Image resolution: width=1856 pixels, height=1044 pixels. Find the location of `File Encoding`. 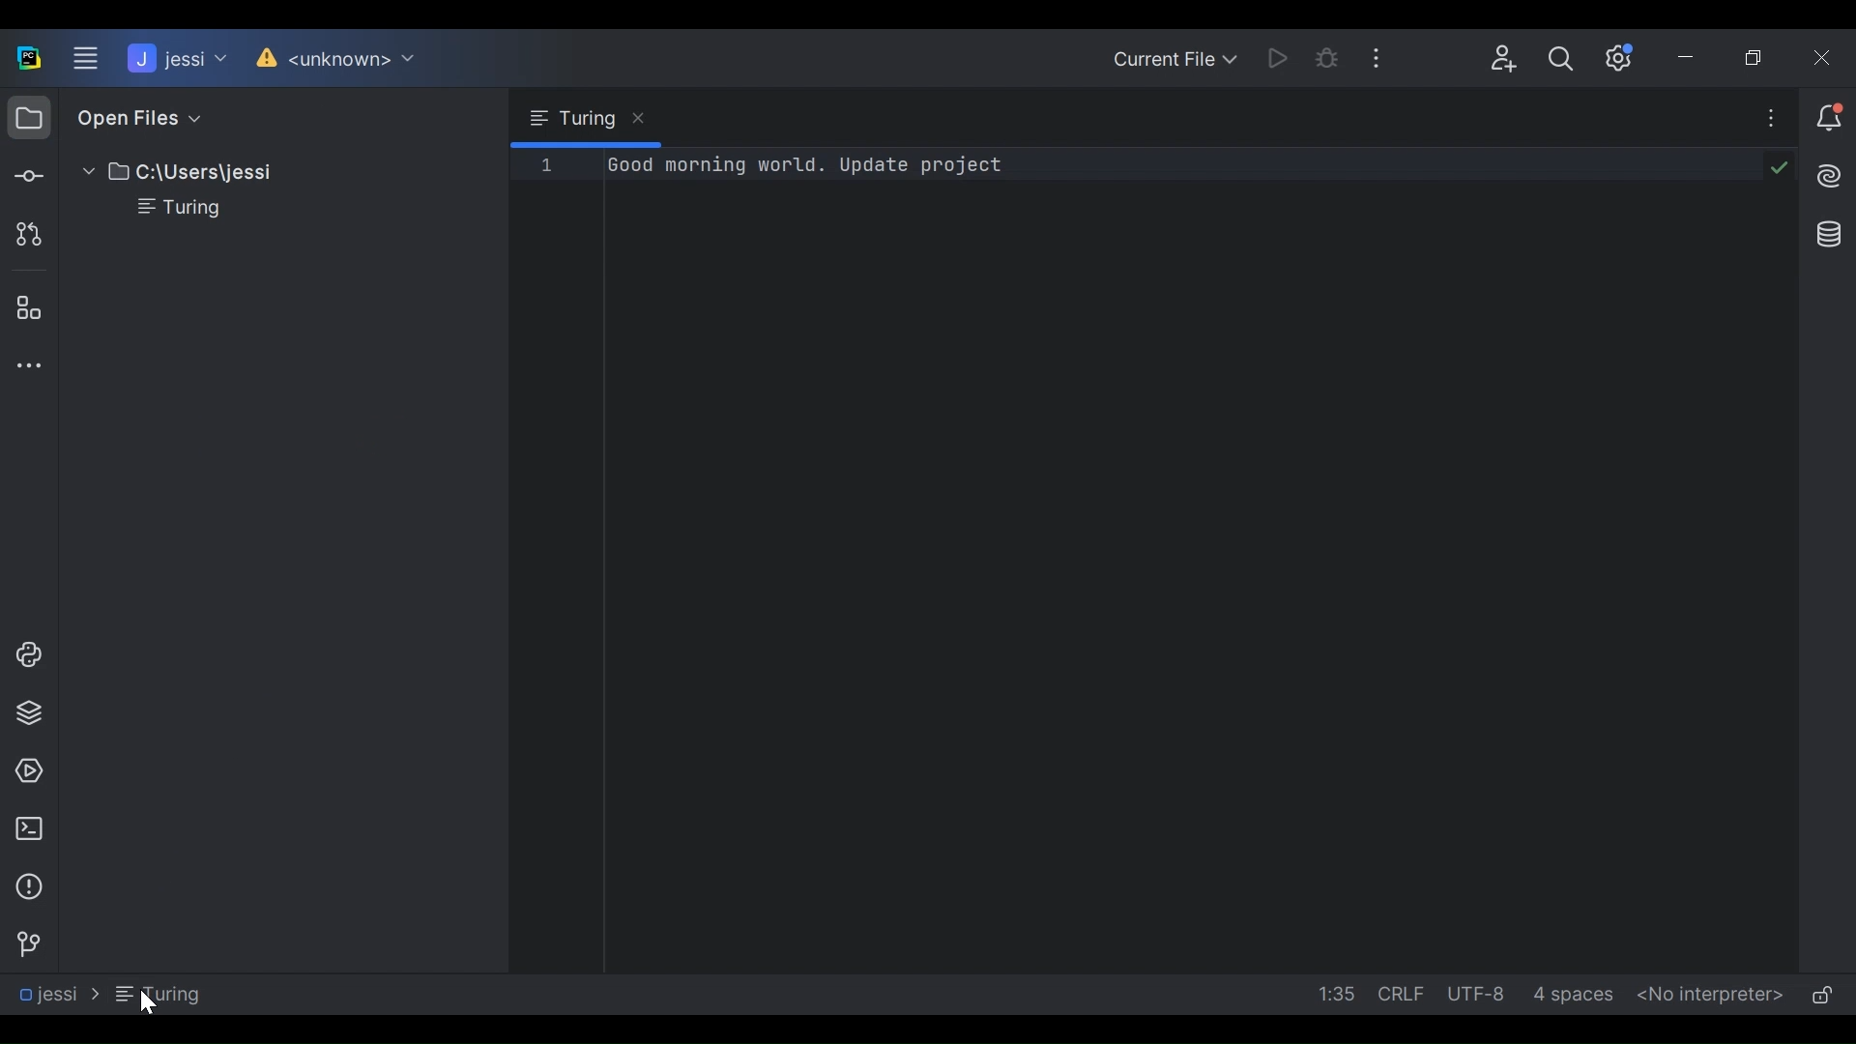

File Encoding is located at coordinates (1478, 993).